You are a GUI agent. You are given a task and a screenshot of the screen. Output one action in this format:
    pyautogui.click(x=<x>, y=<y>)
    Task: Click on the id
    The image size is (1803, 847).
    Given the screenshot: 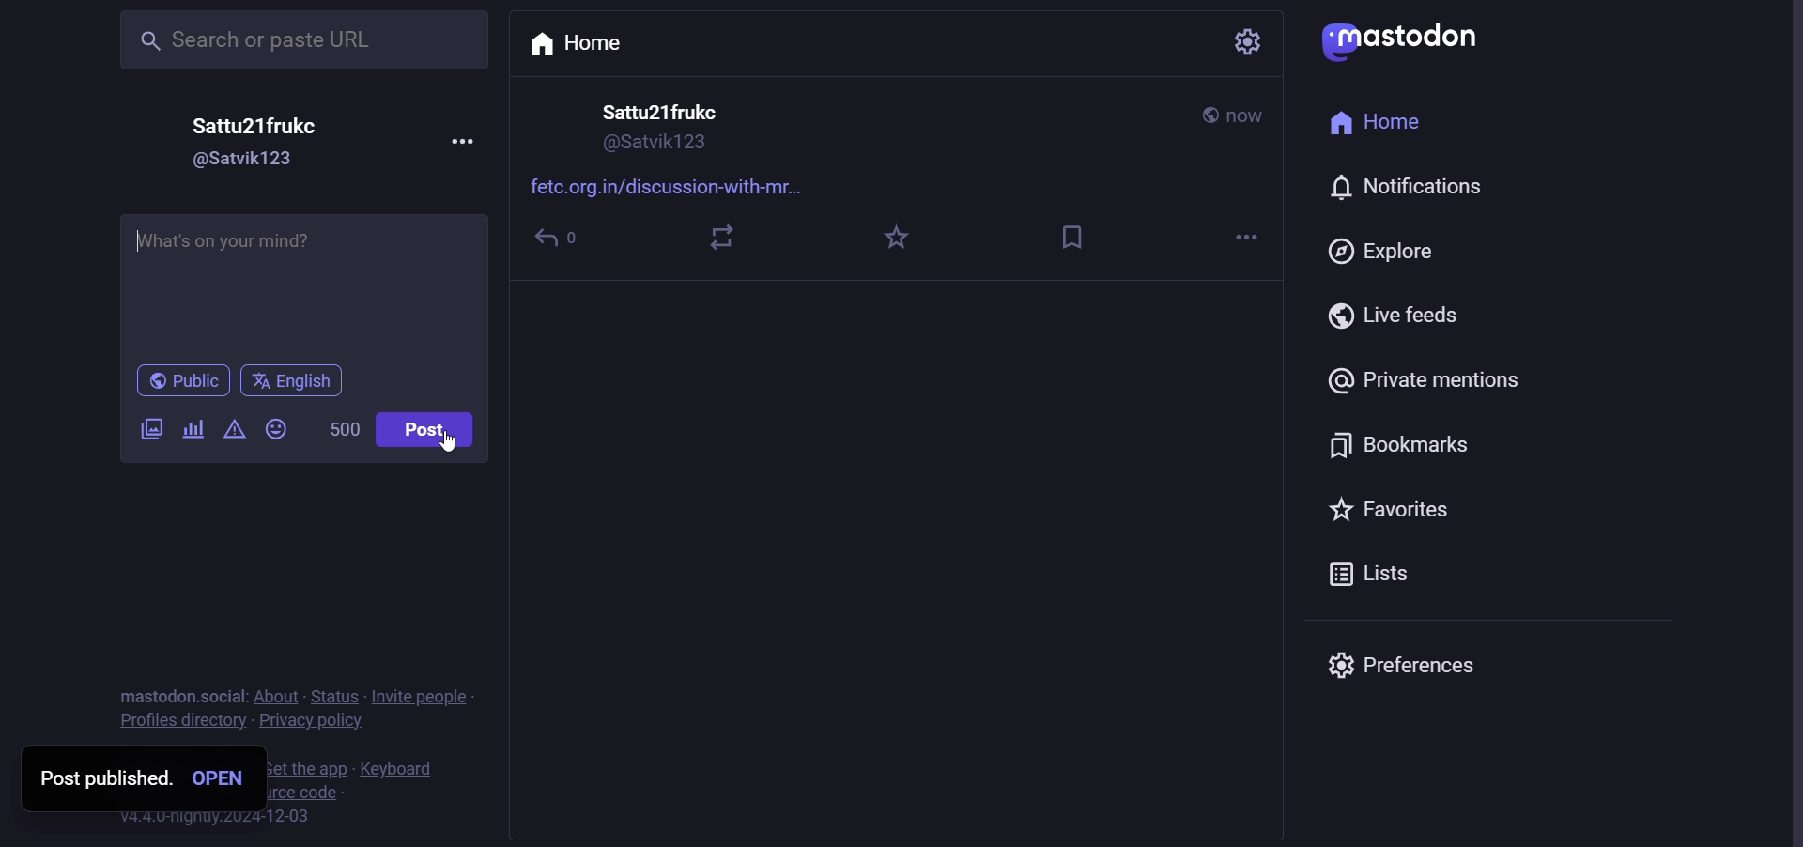 What is the action you would take?
    pyautogui.click(x=654, y=147)
    